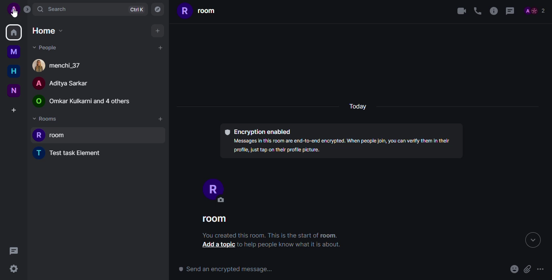  Describe the element at coordinates (530, 240) in the screenshot. I see `expand` at that location.